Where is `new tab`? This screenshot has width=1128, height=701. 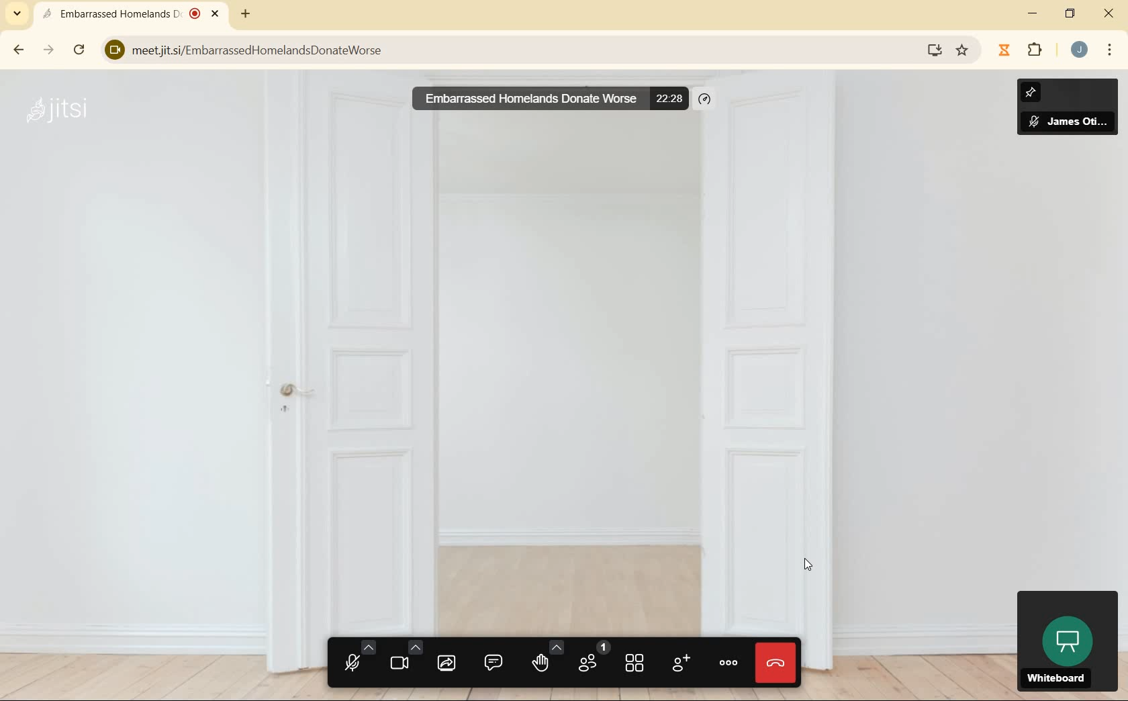 new tab is located at coordinates (246, 13).